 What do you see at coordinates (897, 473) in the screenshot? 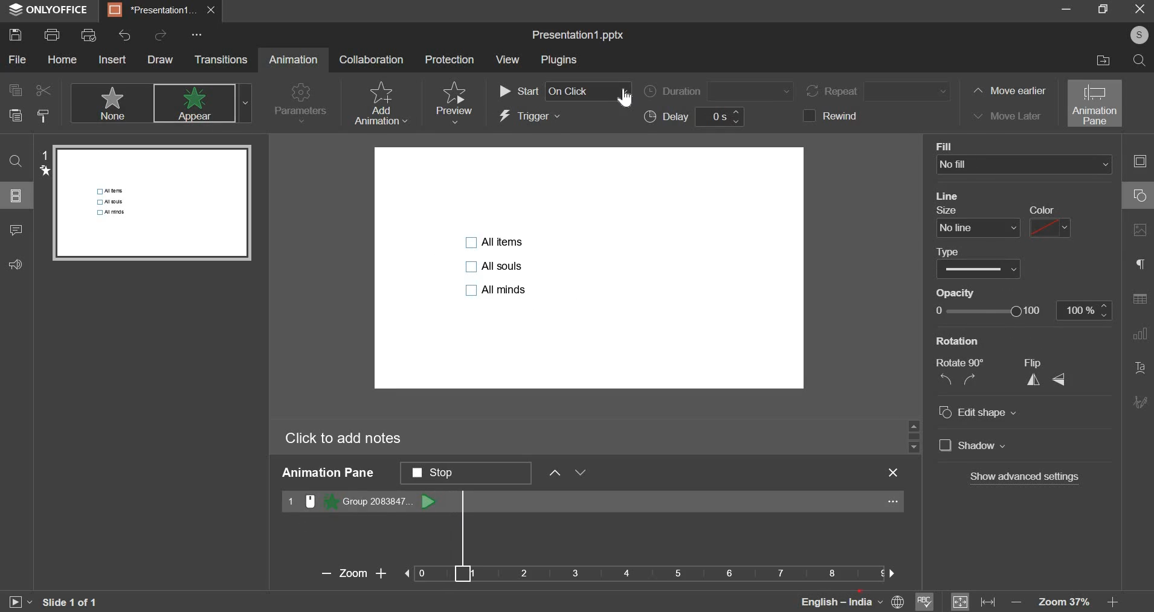
I see `exit` at bounding box center [897, 473].